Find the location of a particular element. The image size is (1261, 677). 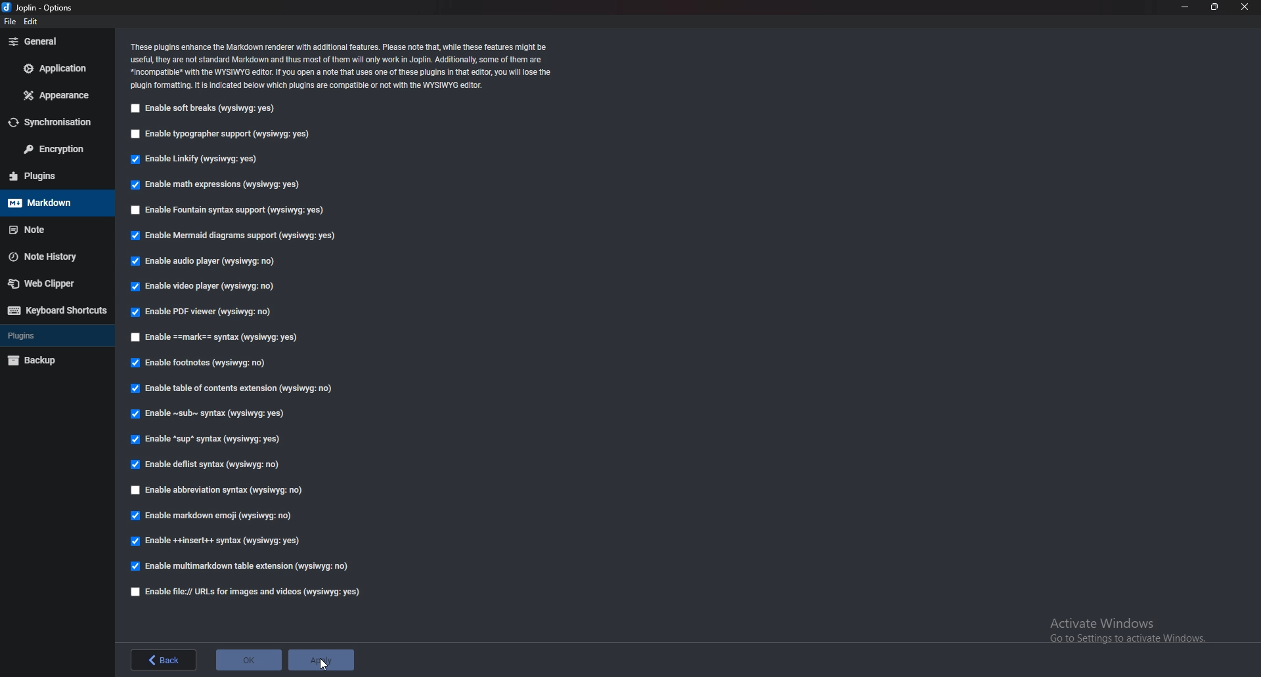

Appearance is located at coordinates (53, 94).